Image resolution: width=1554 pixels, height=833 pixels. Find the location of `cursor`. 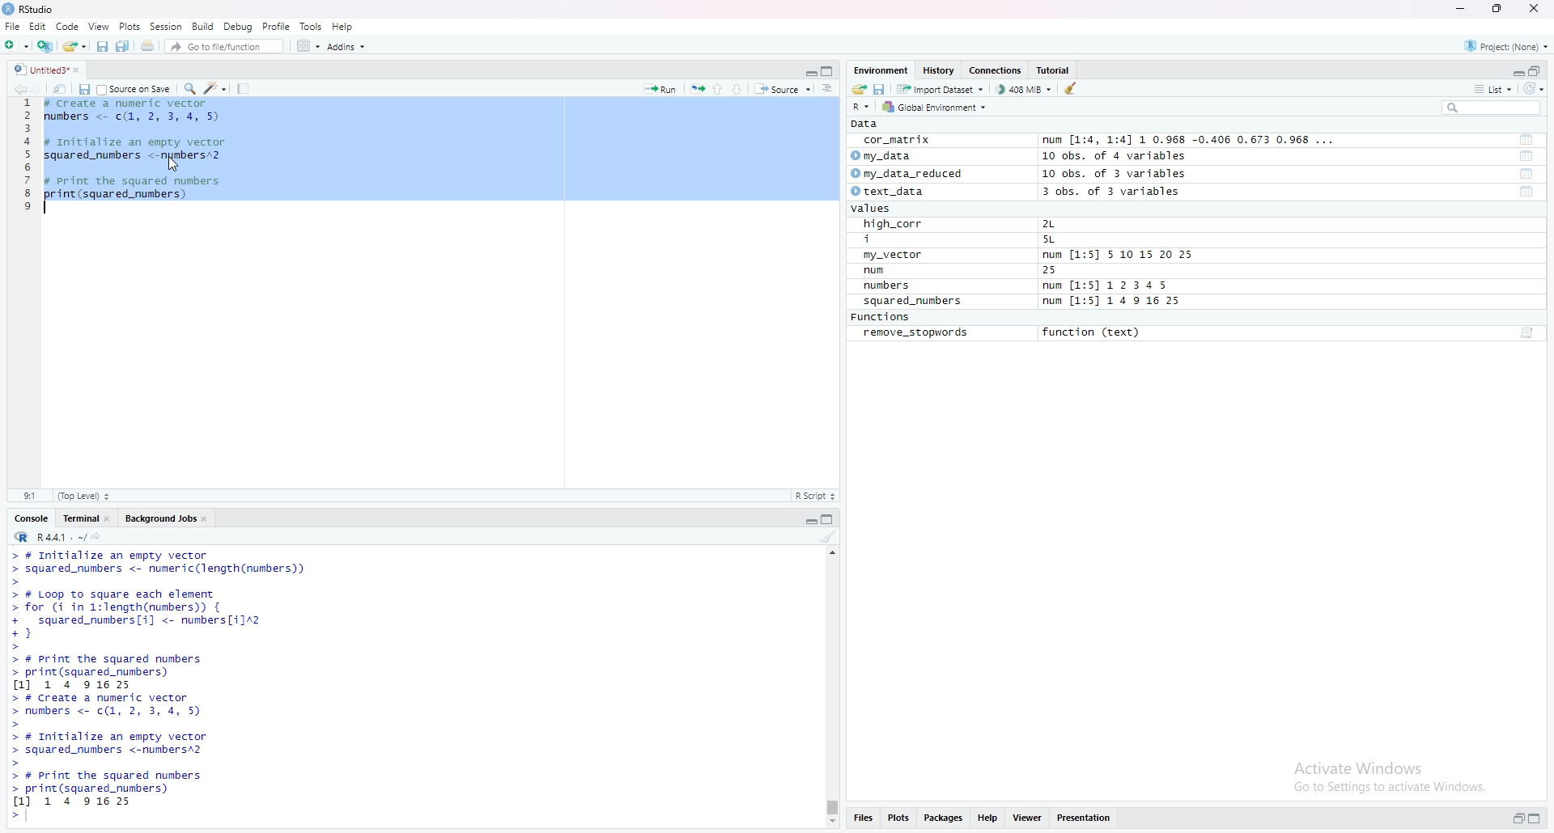

cursor is located at coordinates (172, 165).